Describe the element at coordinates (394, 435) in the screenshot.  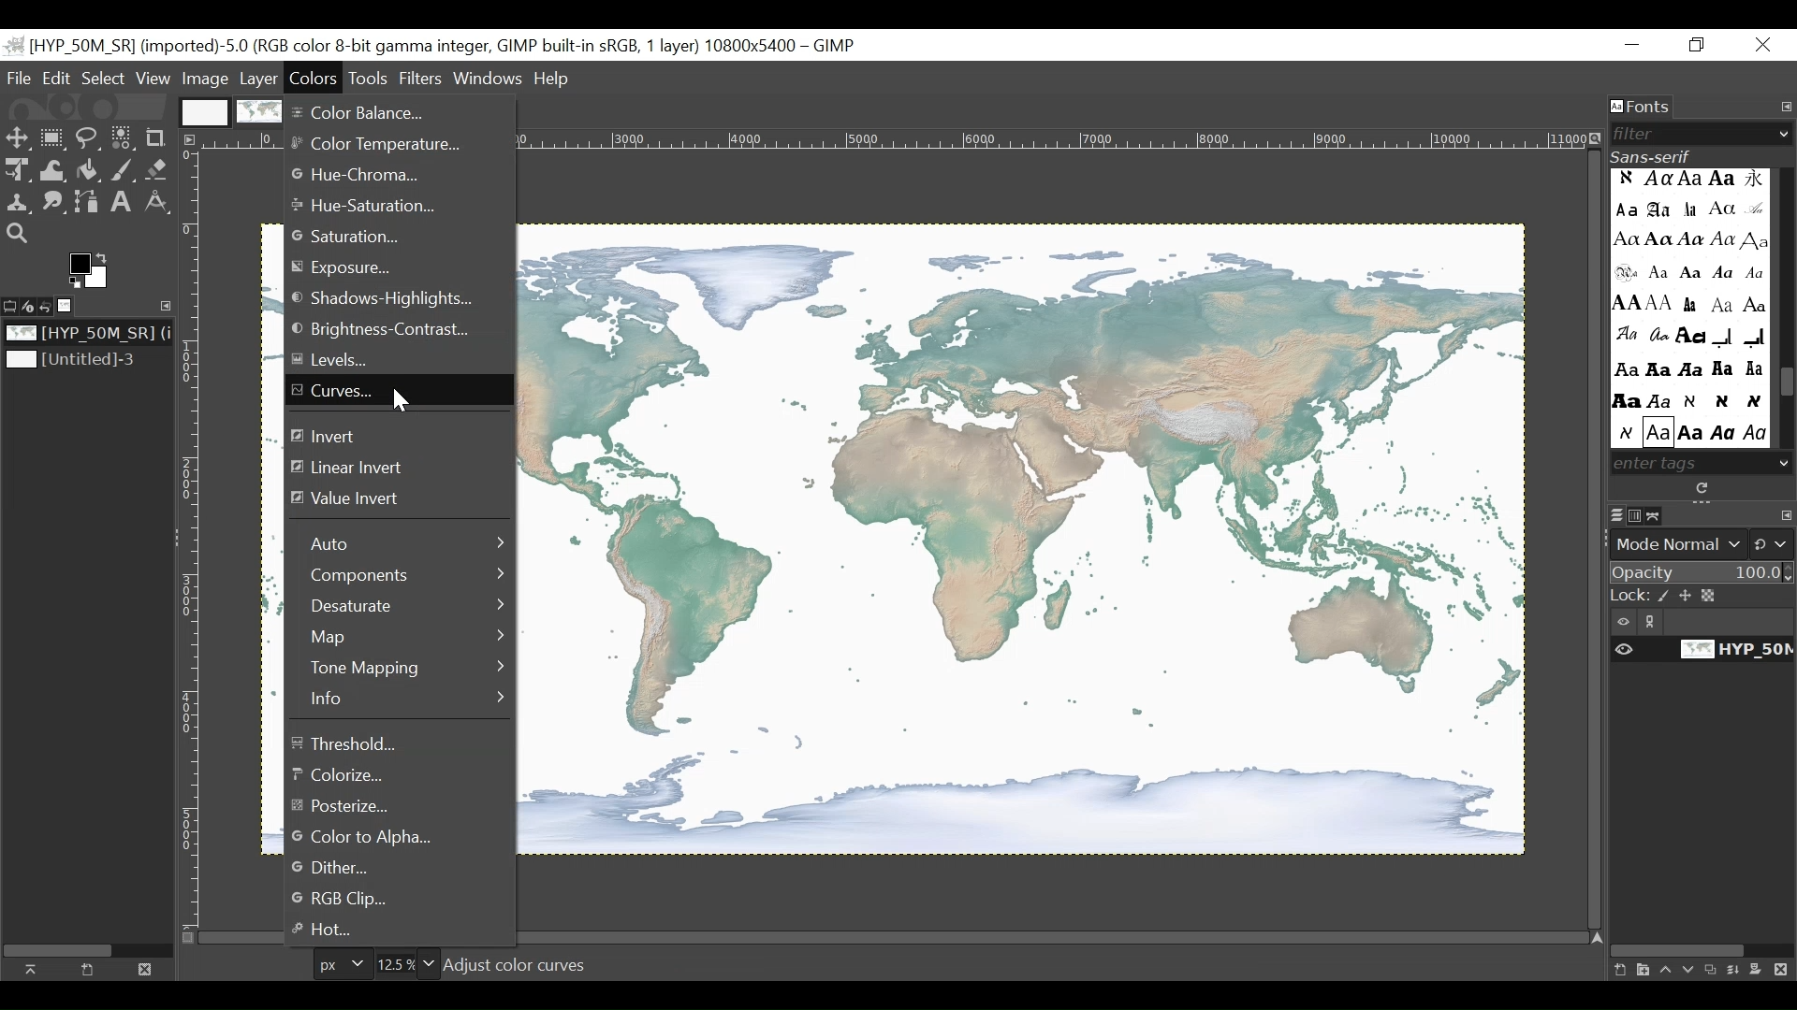
I see `Invert` at that location.